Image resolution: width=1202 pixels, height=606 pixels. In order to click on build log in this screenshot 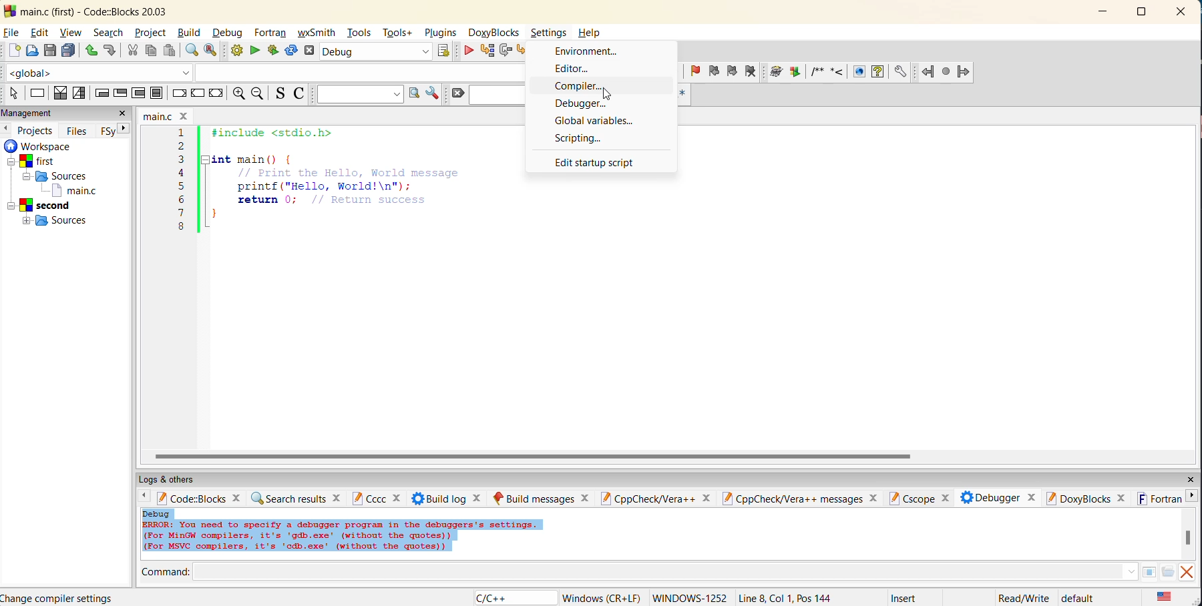, I will do `click(449, 497)`.